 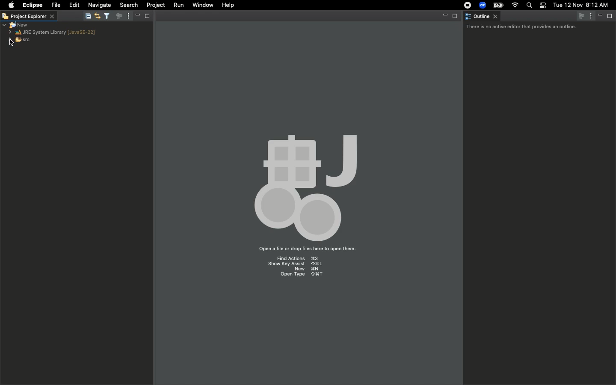 What do you see at coordinates (295, 264) in the screenshot?
I see `Show key assist` at bounding box center [295, 264].